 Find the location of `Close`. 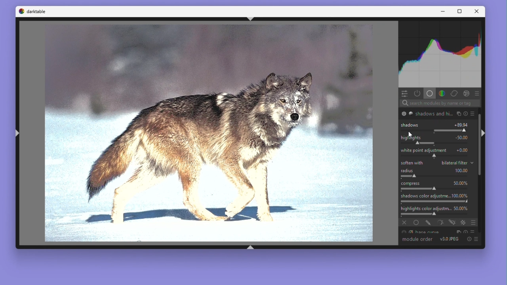

Close is located at coordinates (476, 12).